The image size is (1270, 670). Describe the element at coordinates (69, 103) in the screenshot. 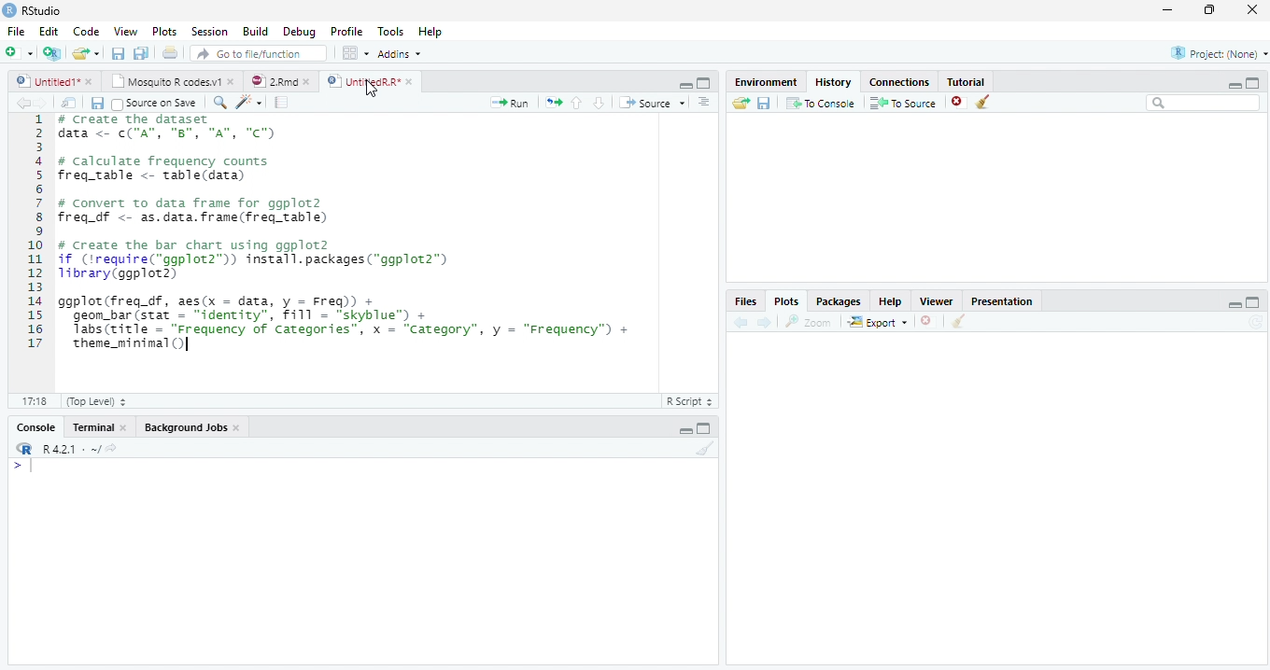

I see `Show in new window` at that location.